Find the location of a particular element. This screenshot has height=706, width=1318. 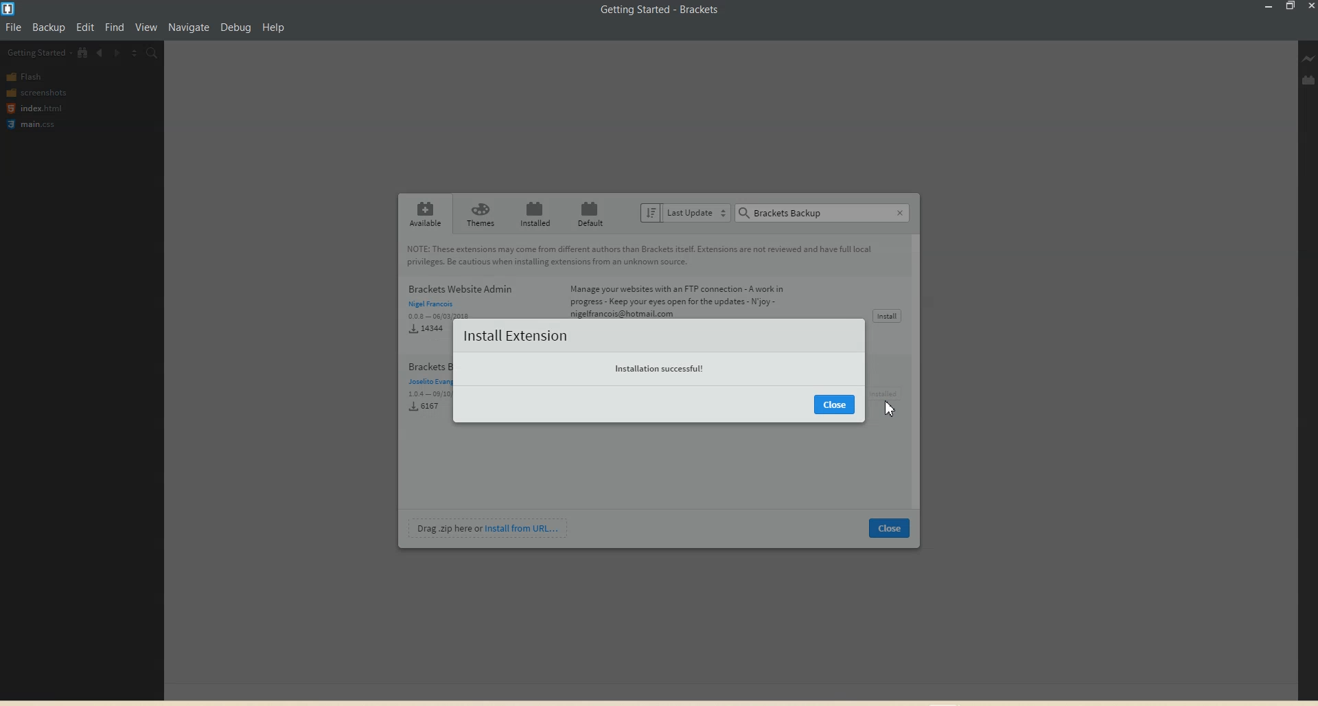

Installation Successful is located at coordinates (660, 366).